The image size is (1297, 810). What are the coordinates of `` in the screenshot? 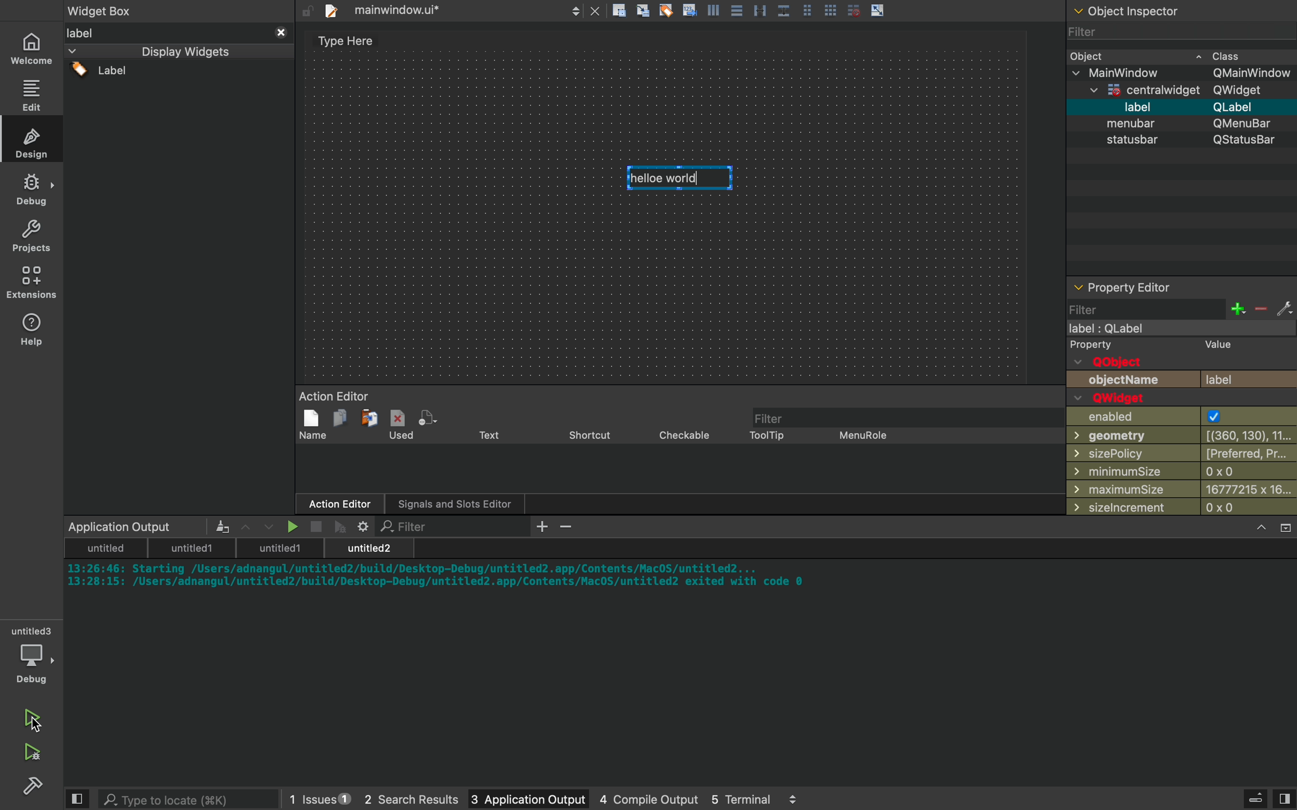 It's located at (1173, 124).